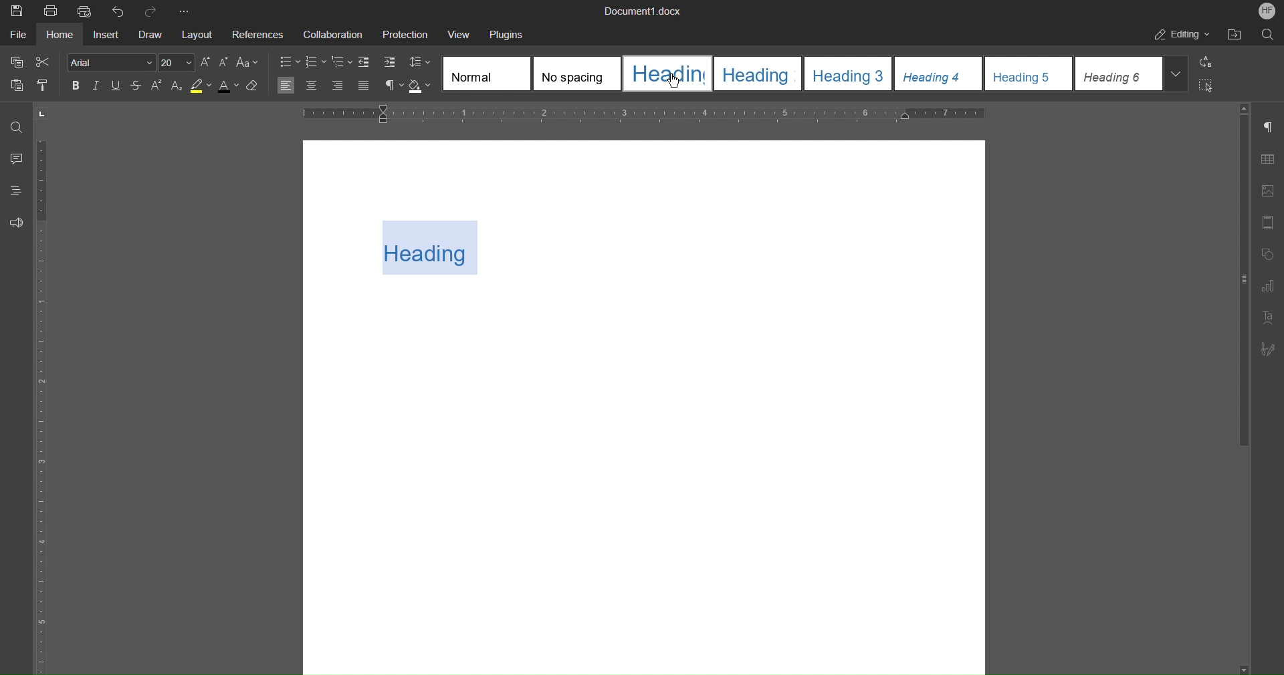 This screenshot has width=1284, height=675. I want to click on Image Settings, so click(1269, 189).